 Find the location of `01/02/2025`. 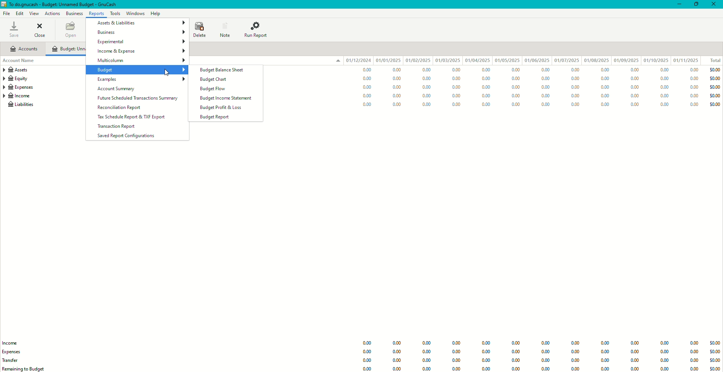

01/02/2025 is located at coordinates (418, 60).